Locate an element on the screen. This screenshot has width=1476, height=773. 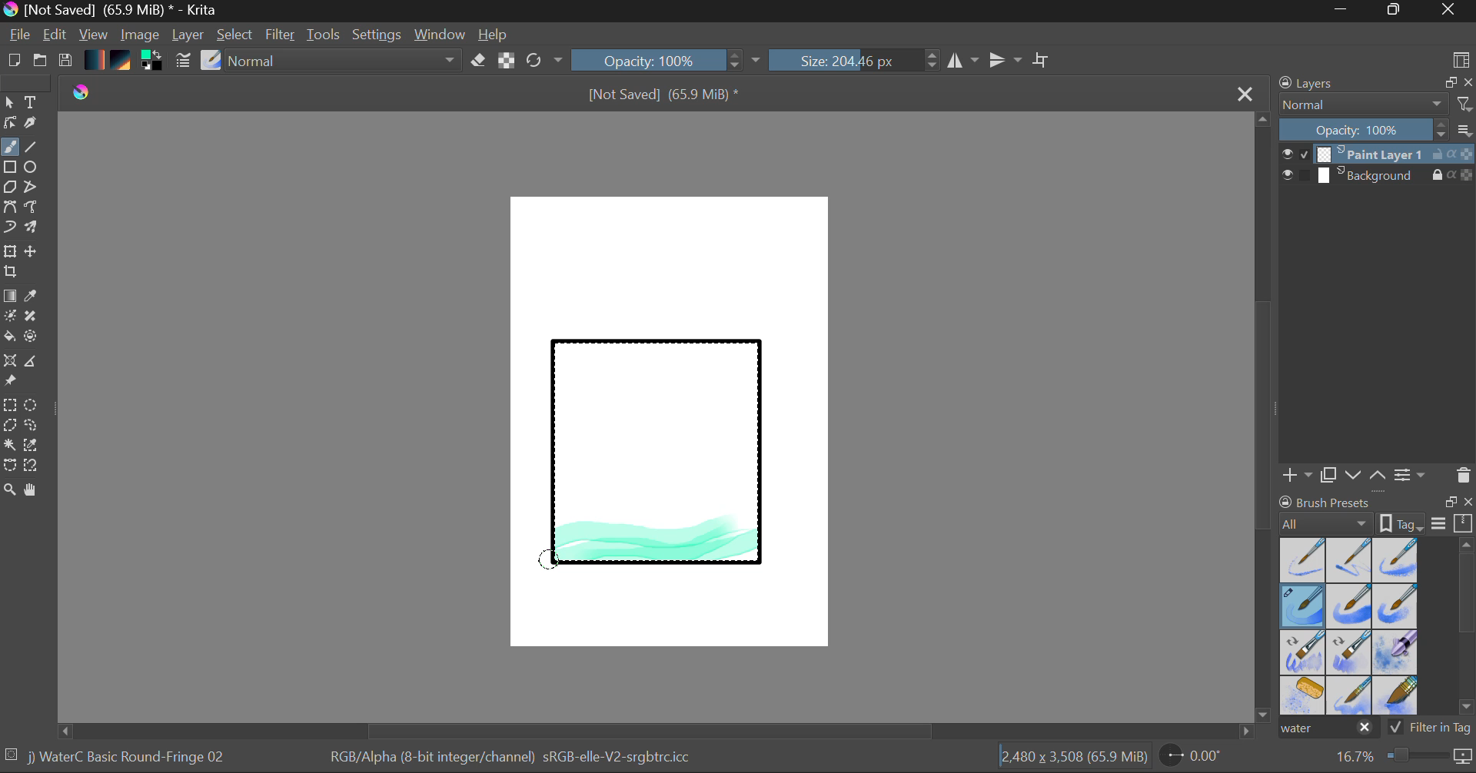
Scroll Bar is located at coordinates (1264, 419).